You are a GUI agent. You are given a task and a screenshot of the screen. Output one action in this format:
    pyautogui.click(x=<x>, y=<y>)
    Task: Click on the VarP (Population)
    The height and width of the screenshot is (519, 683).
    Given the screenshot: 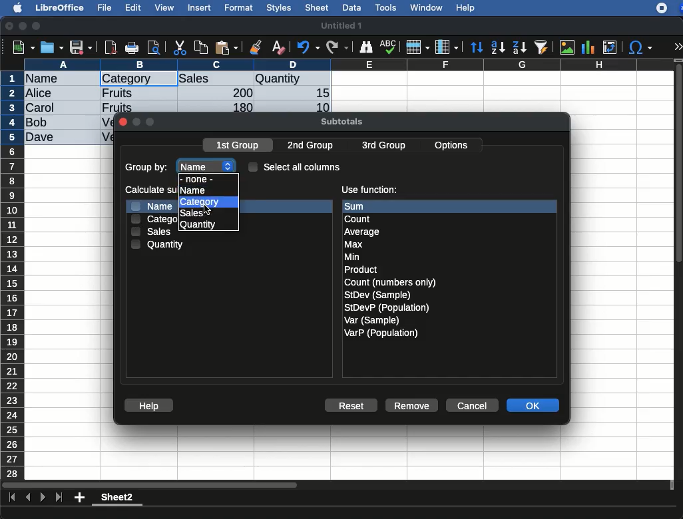 What is the action you would take?
    pyautogui.click(x=381, y=333)
    